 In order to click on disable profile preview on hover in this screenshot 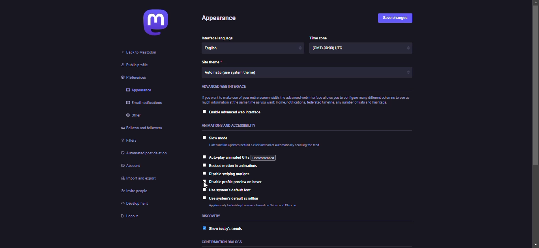, I will do `click(240, 182)`.